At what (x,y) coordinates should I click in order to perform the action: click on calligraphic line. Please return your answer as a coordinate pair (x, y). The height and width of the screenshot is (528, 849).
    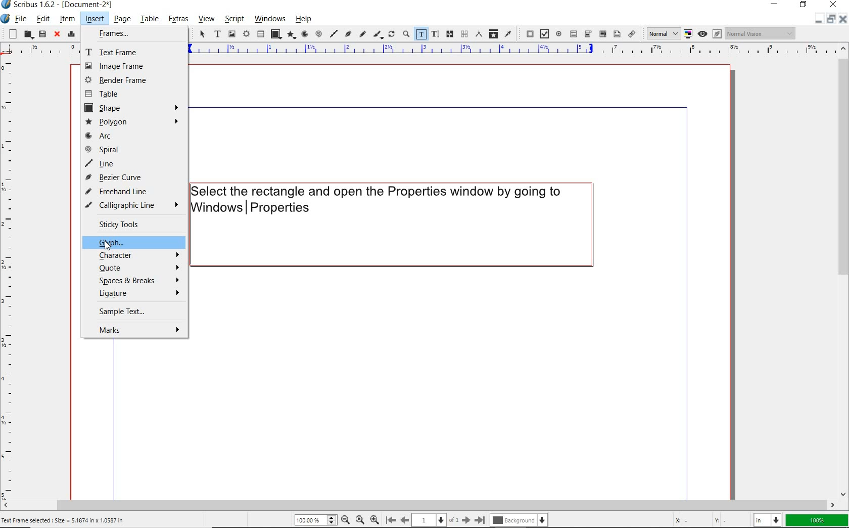
    Looking at the image, I should click on (136, 205).